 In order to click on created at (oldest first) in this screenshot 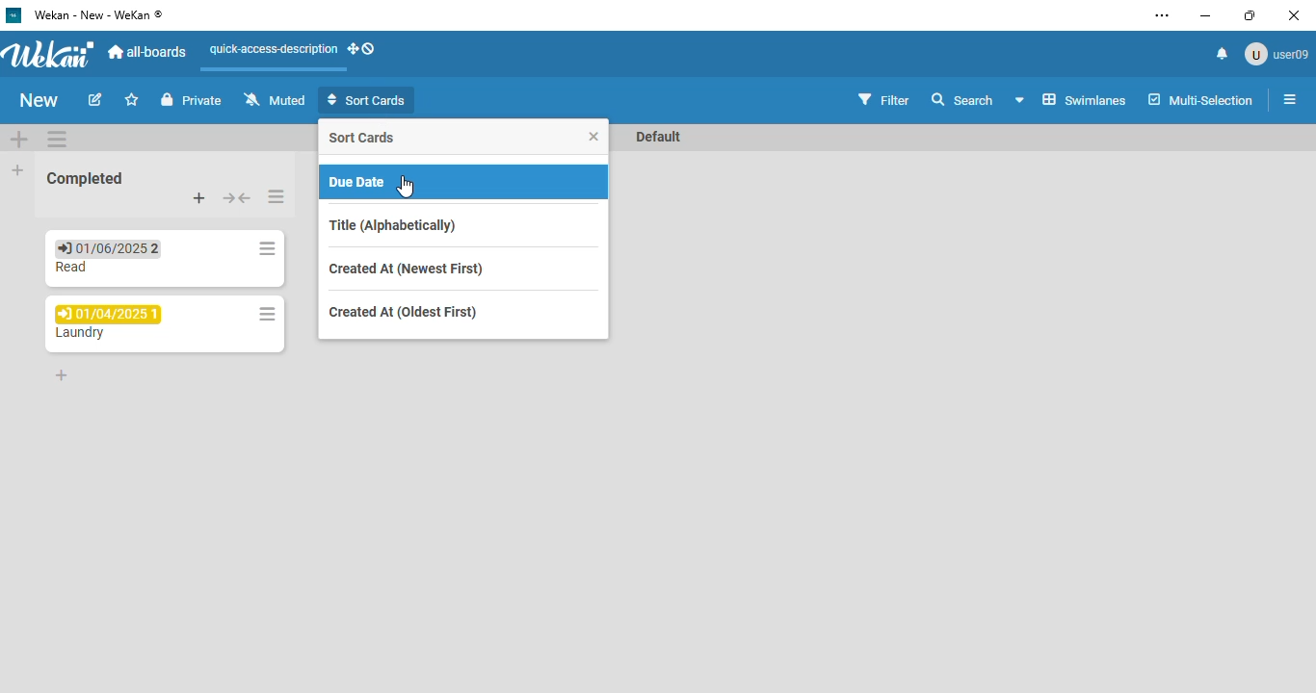, I will do `click(403, 312)`.